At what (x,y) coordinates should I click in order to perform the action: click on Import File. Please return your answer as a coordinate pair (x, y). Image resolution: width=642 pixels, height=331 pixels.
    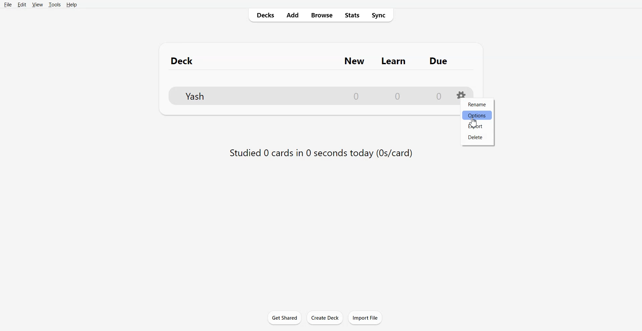
    Looking at the image, I should click on (365, 318).